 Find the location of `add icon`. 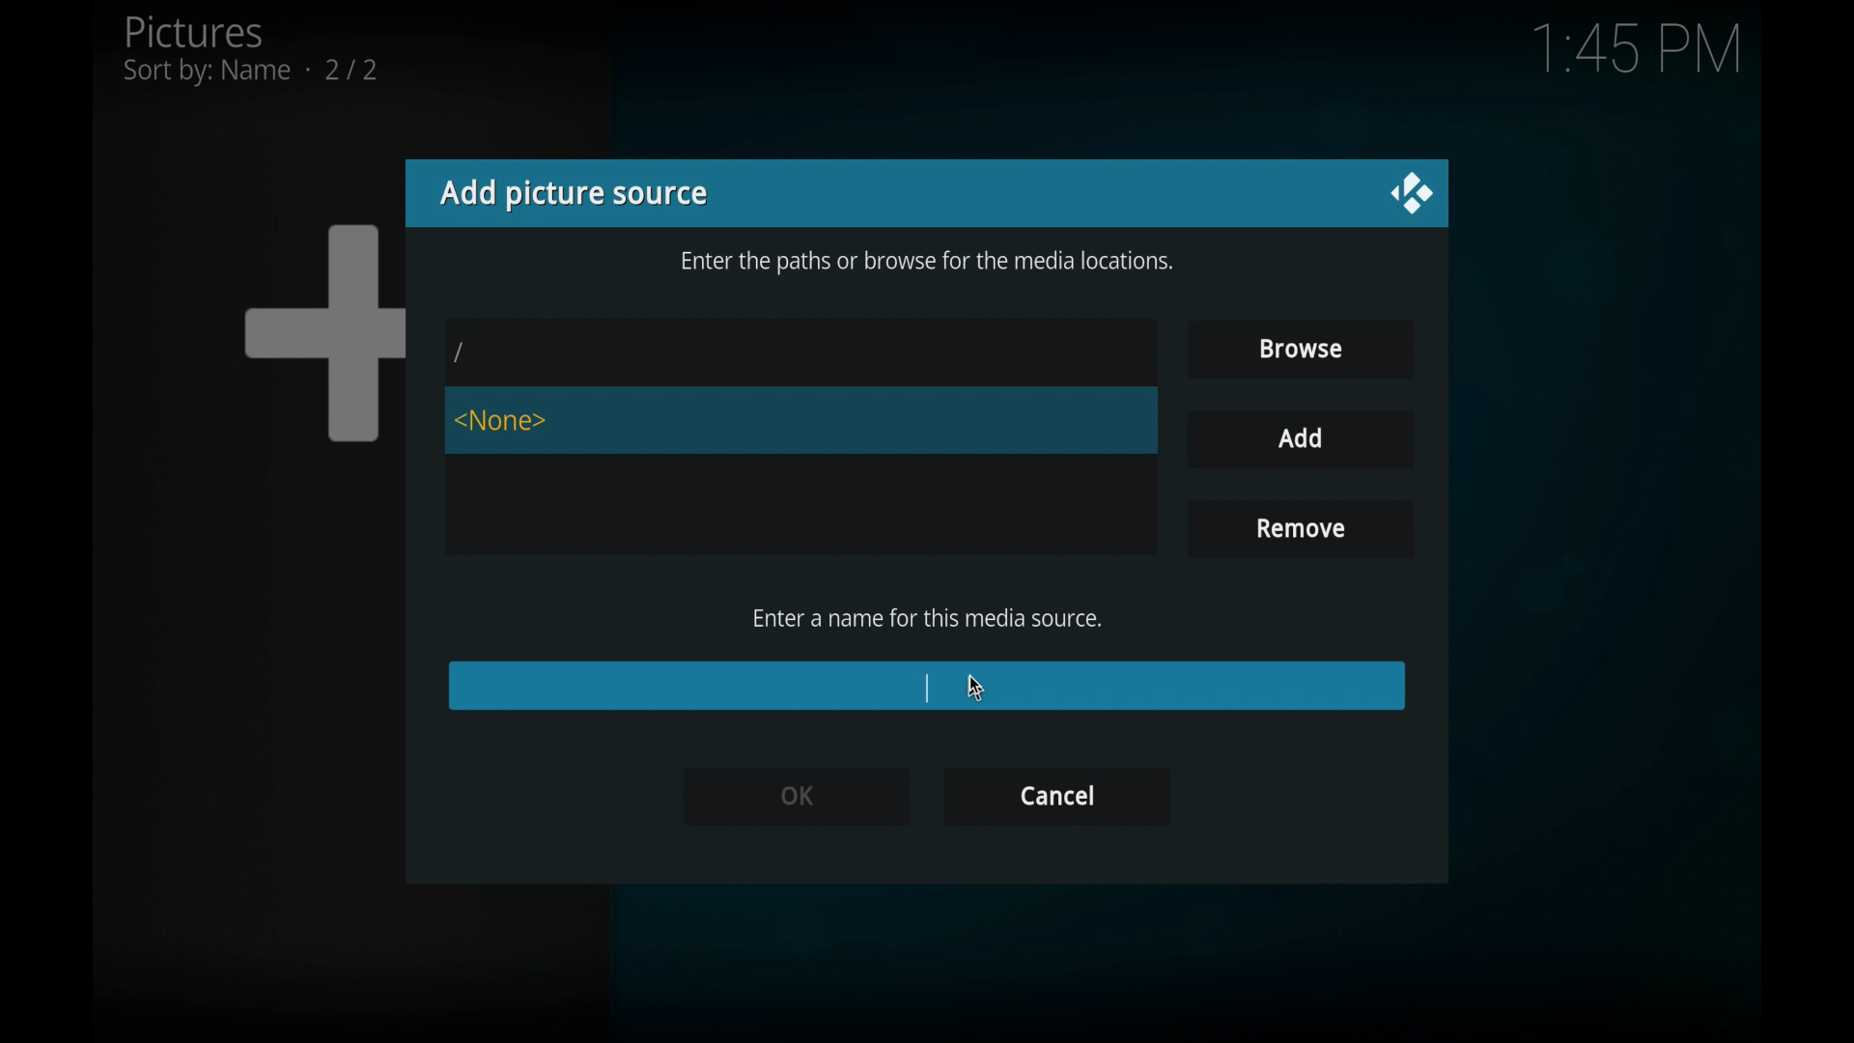

add icon is located at coordinates (323, 331).